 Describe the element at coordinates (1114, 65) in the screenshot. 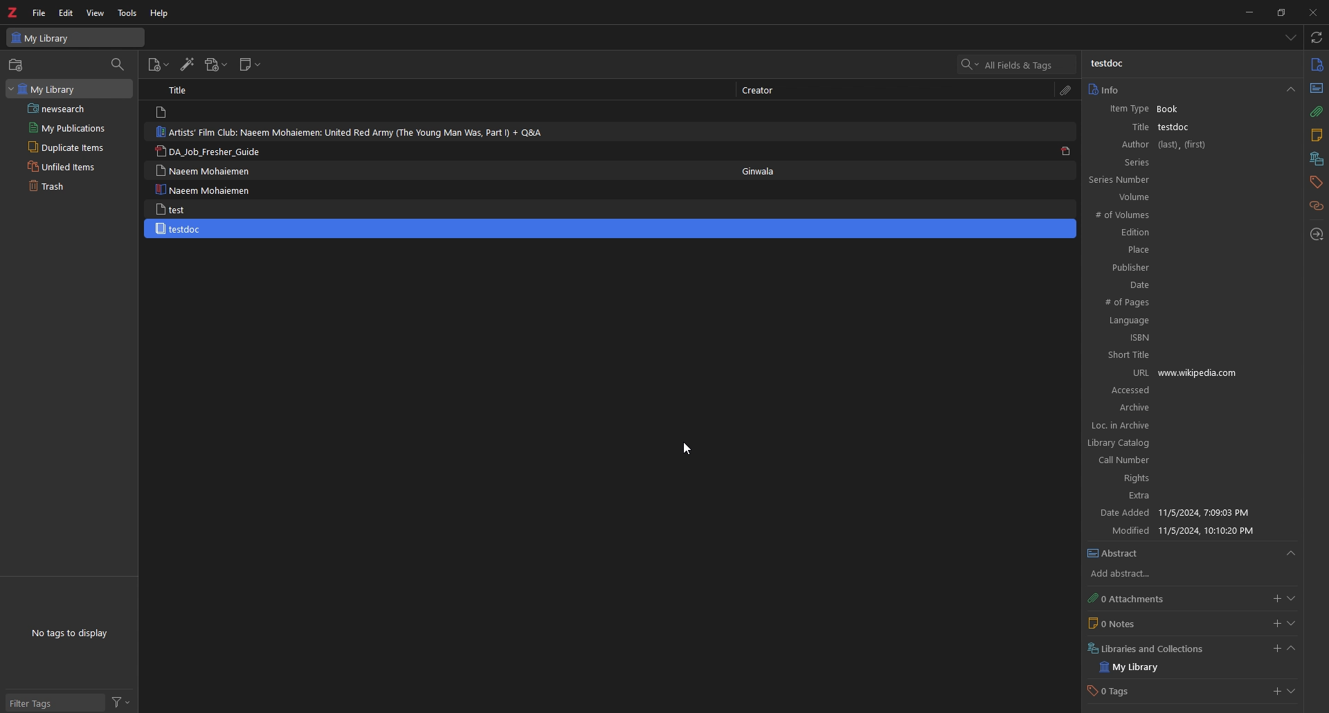

I see `testdoc` at that location.